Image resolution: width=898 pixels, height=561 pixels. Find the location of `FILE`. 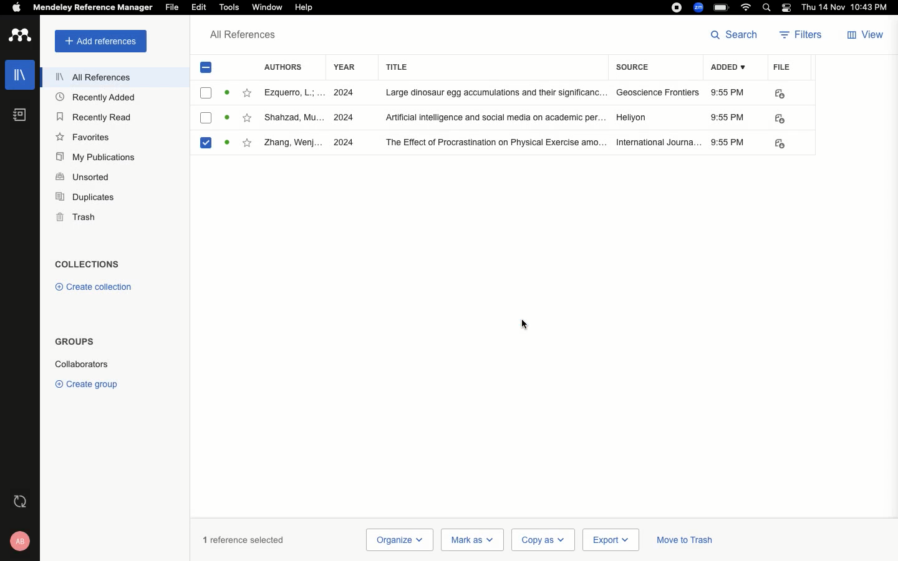

FILE is located at coordinates (777, 118).